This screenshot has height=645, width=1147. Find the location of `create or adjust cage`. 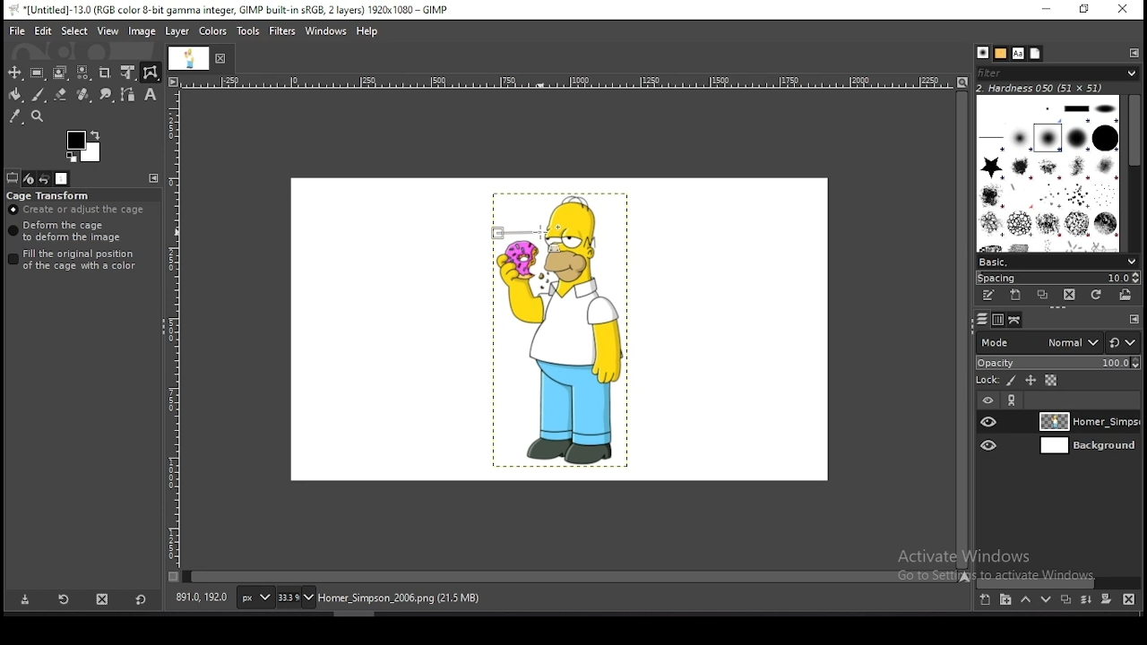

create or adjust cage is located at coordinates (78, 210).